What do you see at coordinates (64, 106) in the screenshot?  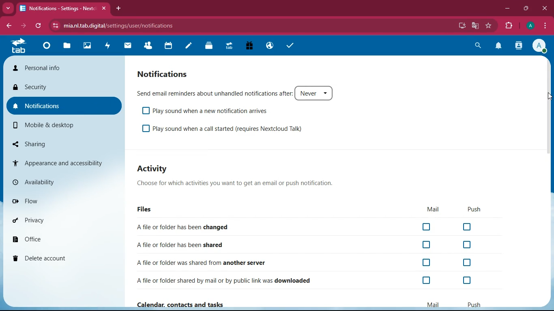 I see `notifications` at bounding box center [64, 106].